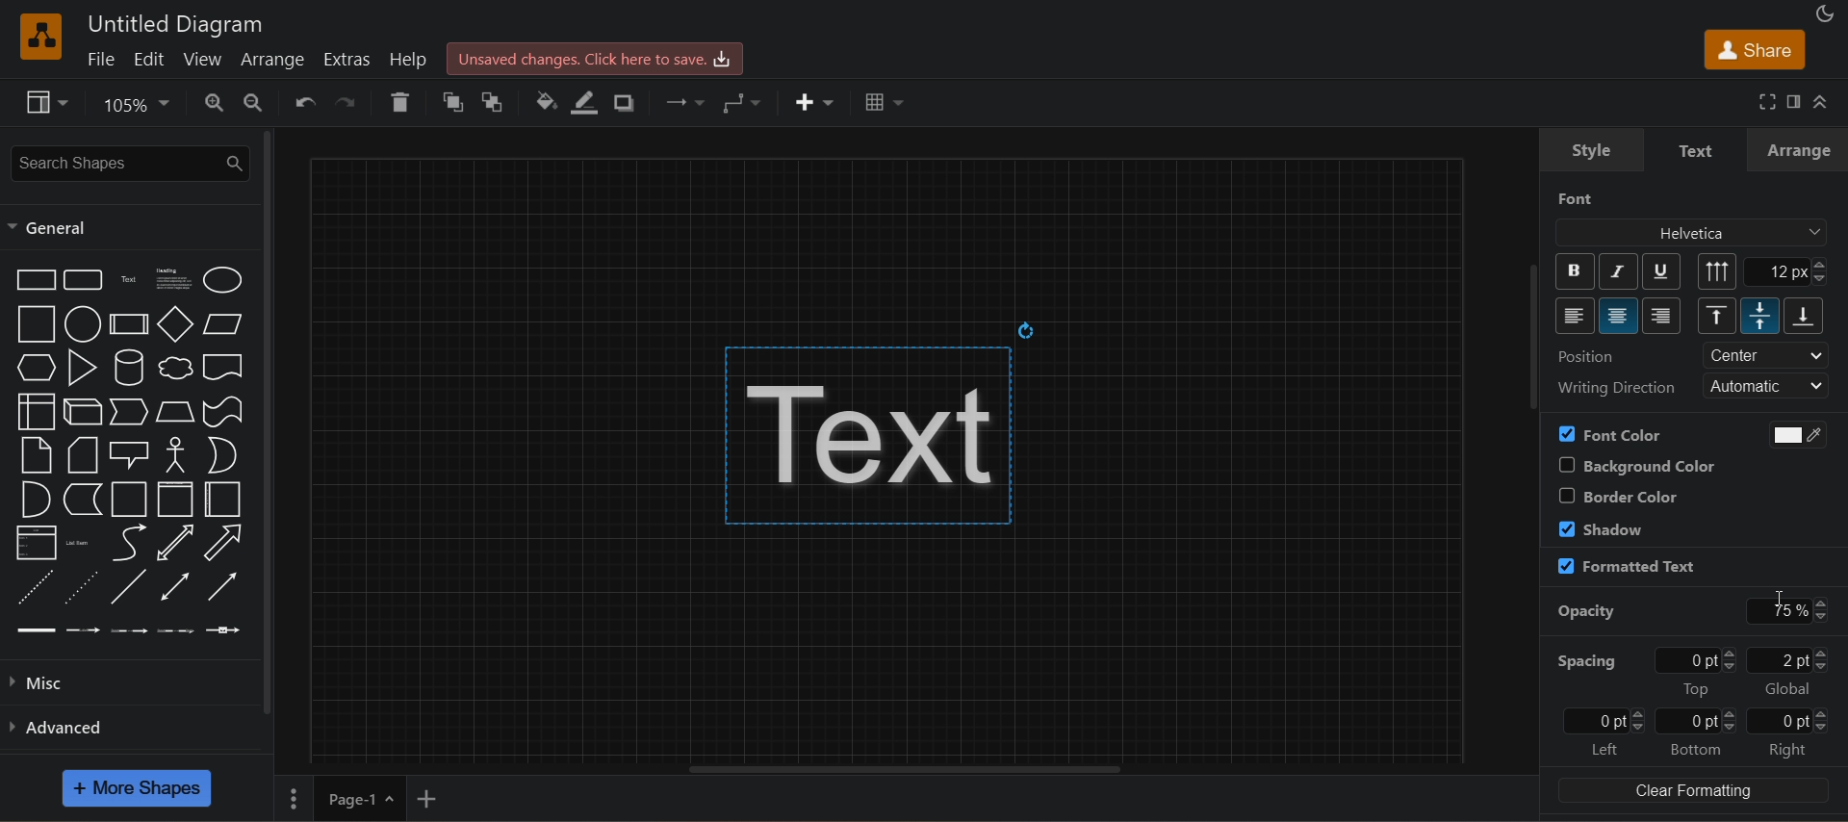 The height and width of the screenshot is (822, 1848). What do you see at coordinates (224, 324) in the screenshot?
I see `parallelogram` at bounding box center [224, 324].